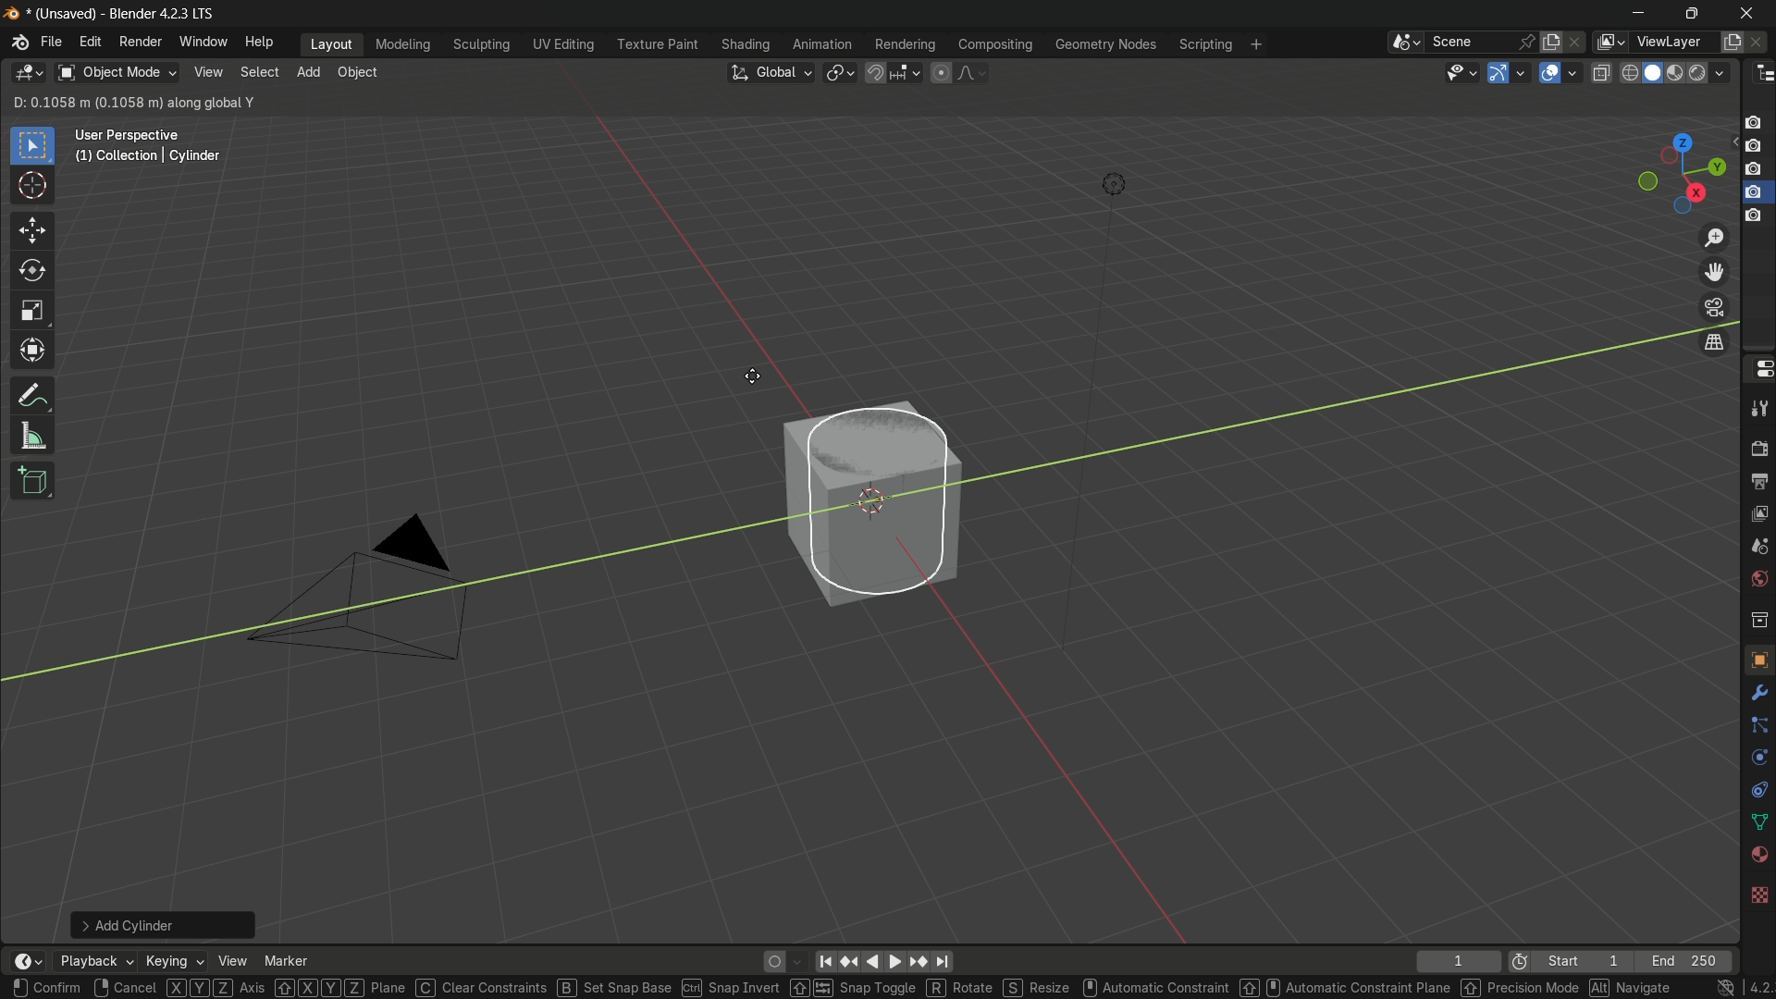 The height and width of the screenshot is (999, 1776). What do you see at coordinates (1714, 345) in the screenshot?
I see `switch the current view` at bounding box center [1714, 345].